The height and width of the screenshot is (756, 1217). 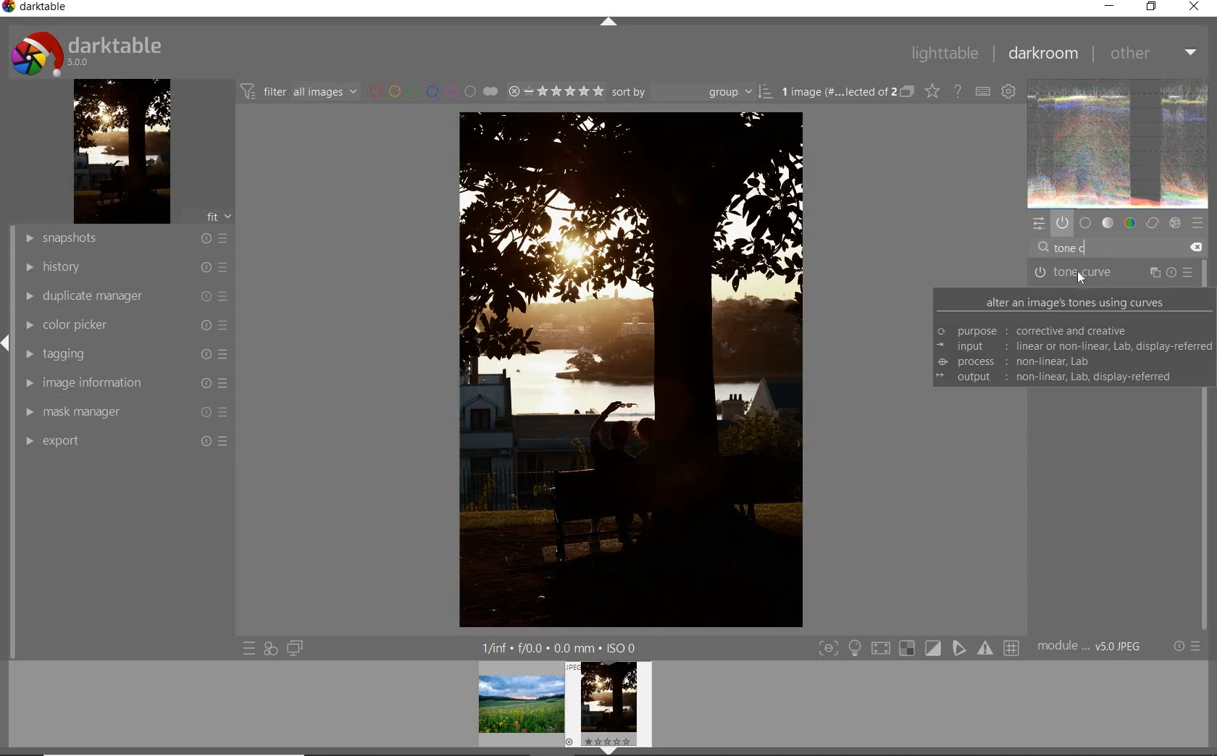 What do you see at coordinates (1108, 6) in the screenshot?
I see `minimize` at bounding box center [1108, 6].